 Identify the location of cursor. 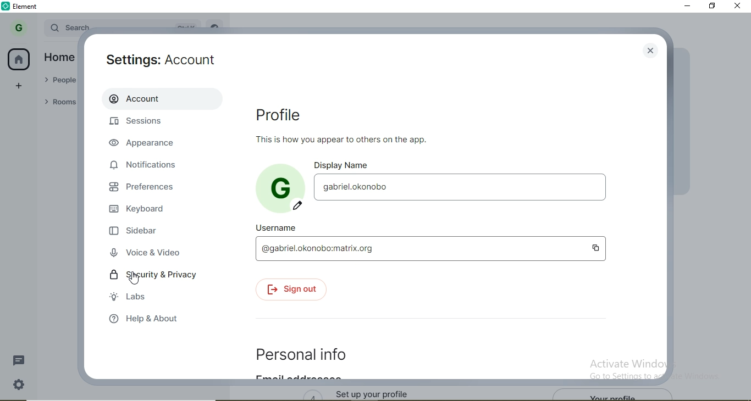
(135, 279).